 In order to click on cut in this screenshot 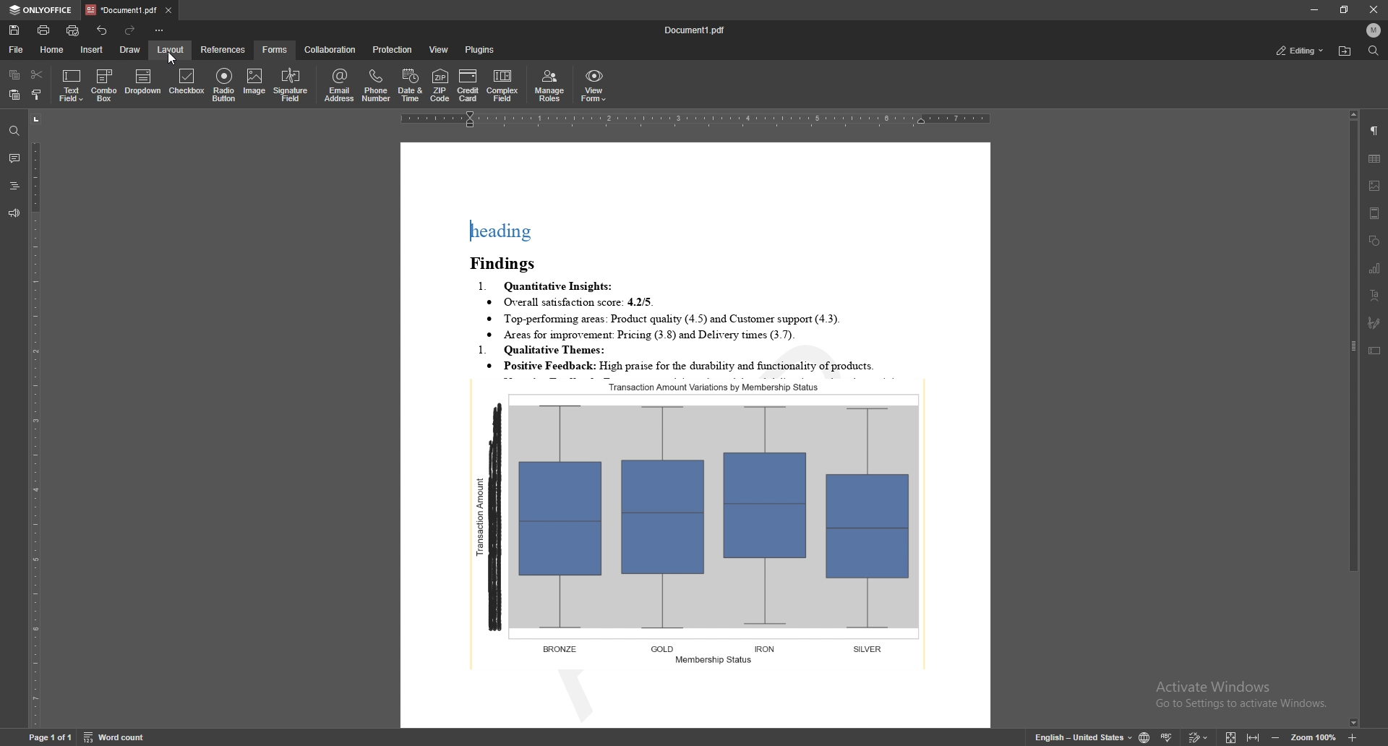, I will do `click(38, 74)`.